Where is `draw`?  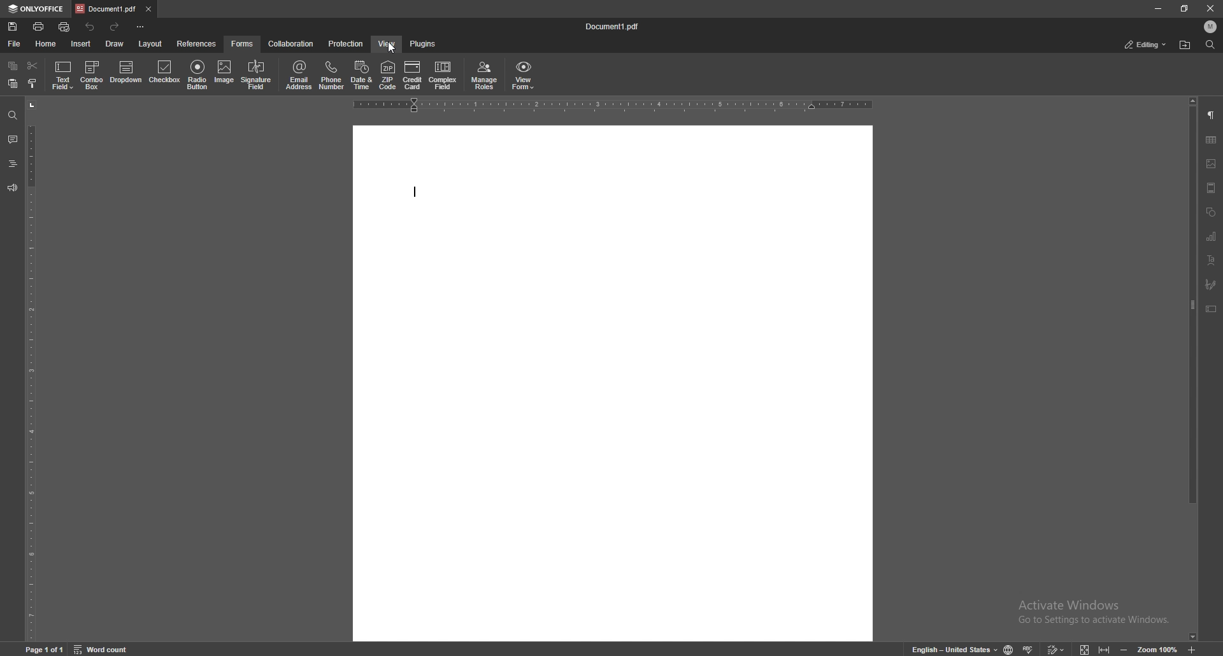
draw is located at coordinates (115, 44).